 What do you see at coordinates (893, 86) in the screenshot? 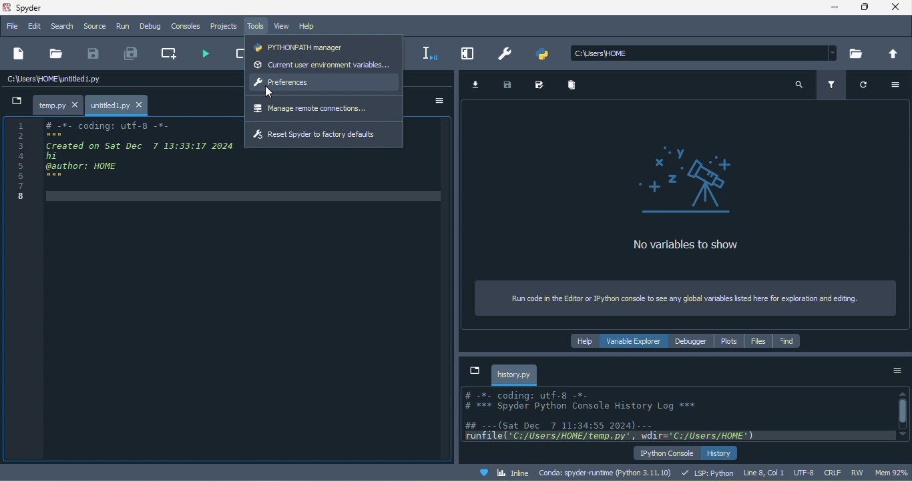
I see `option` at bounding box center [893, 86].